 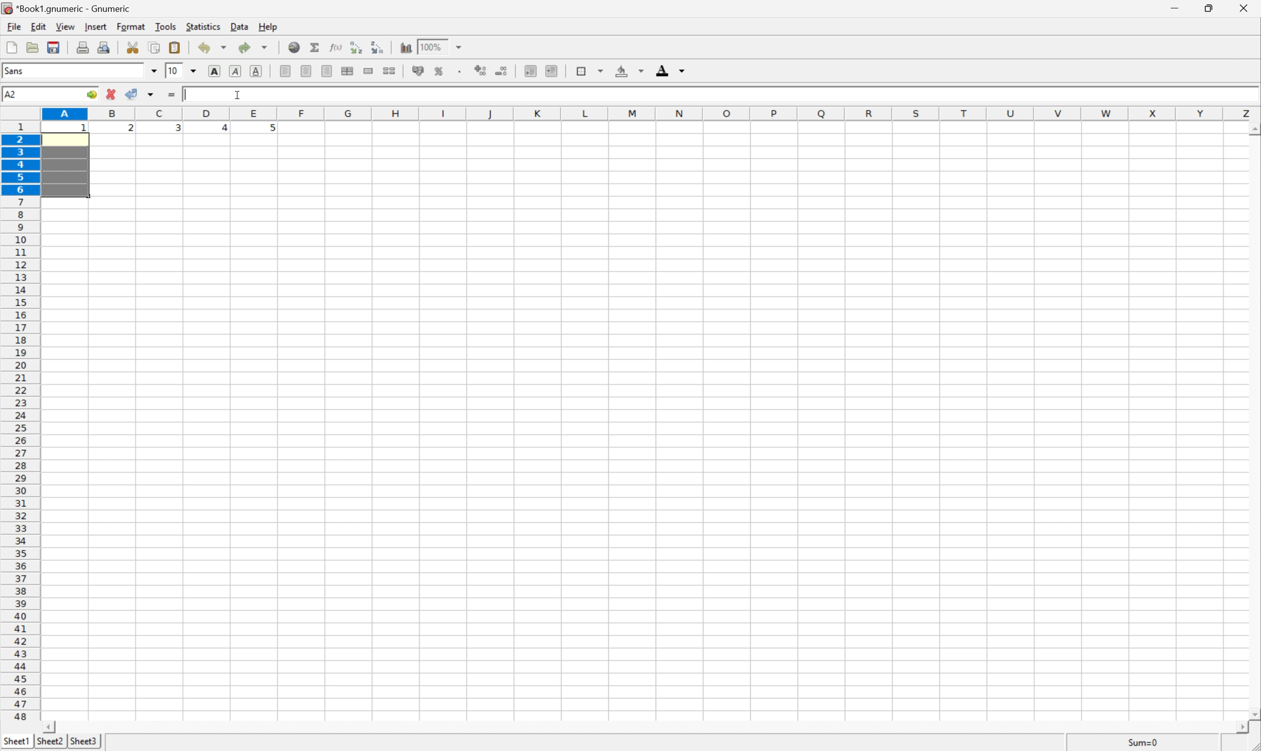 What do you see at coordinates (51, 744) in the screenshot?
I see `sheet2` at bounding box center [51, 744].